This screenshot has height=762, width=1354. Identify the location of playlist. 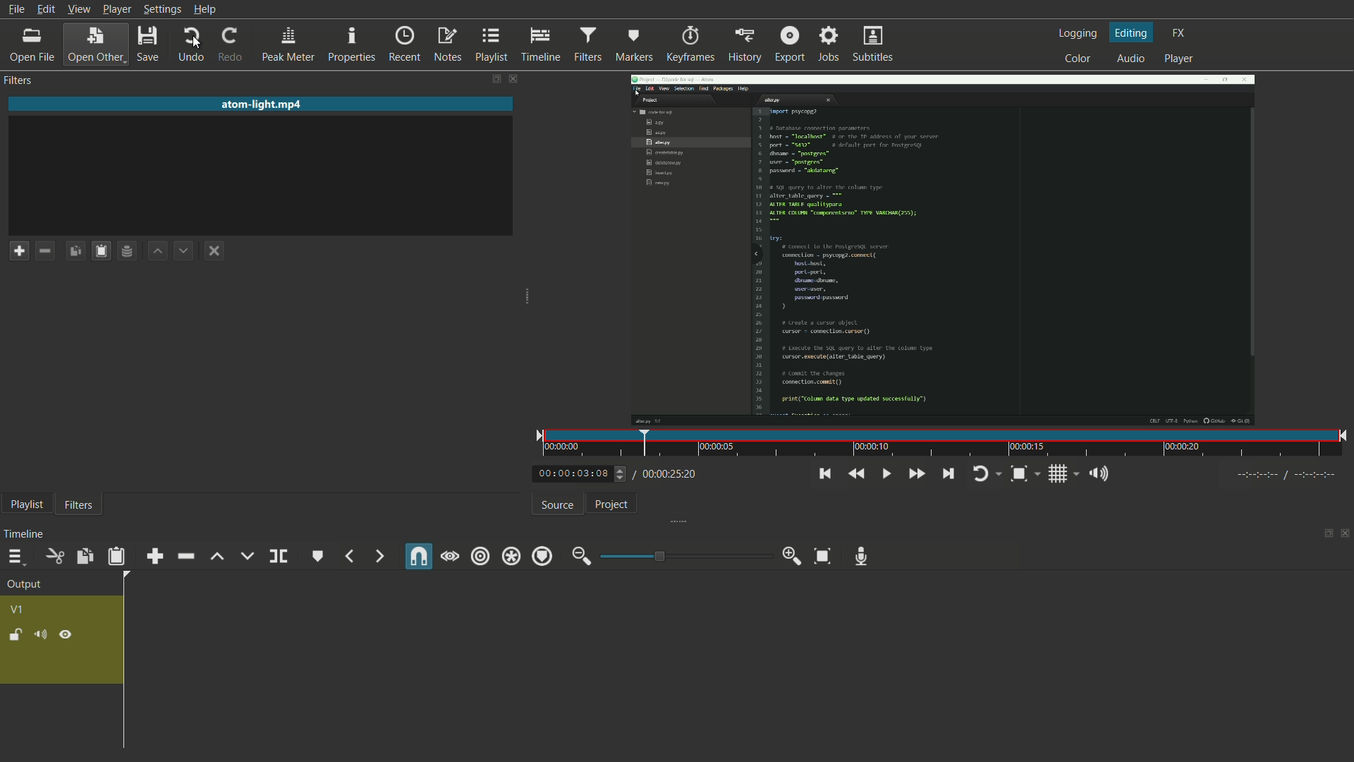
(492, 46).